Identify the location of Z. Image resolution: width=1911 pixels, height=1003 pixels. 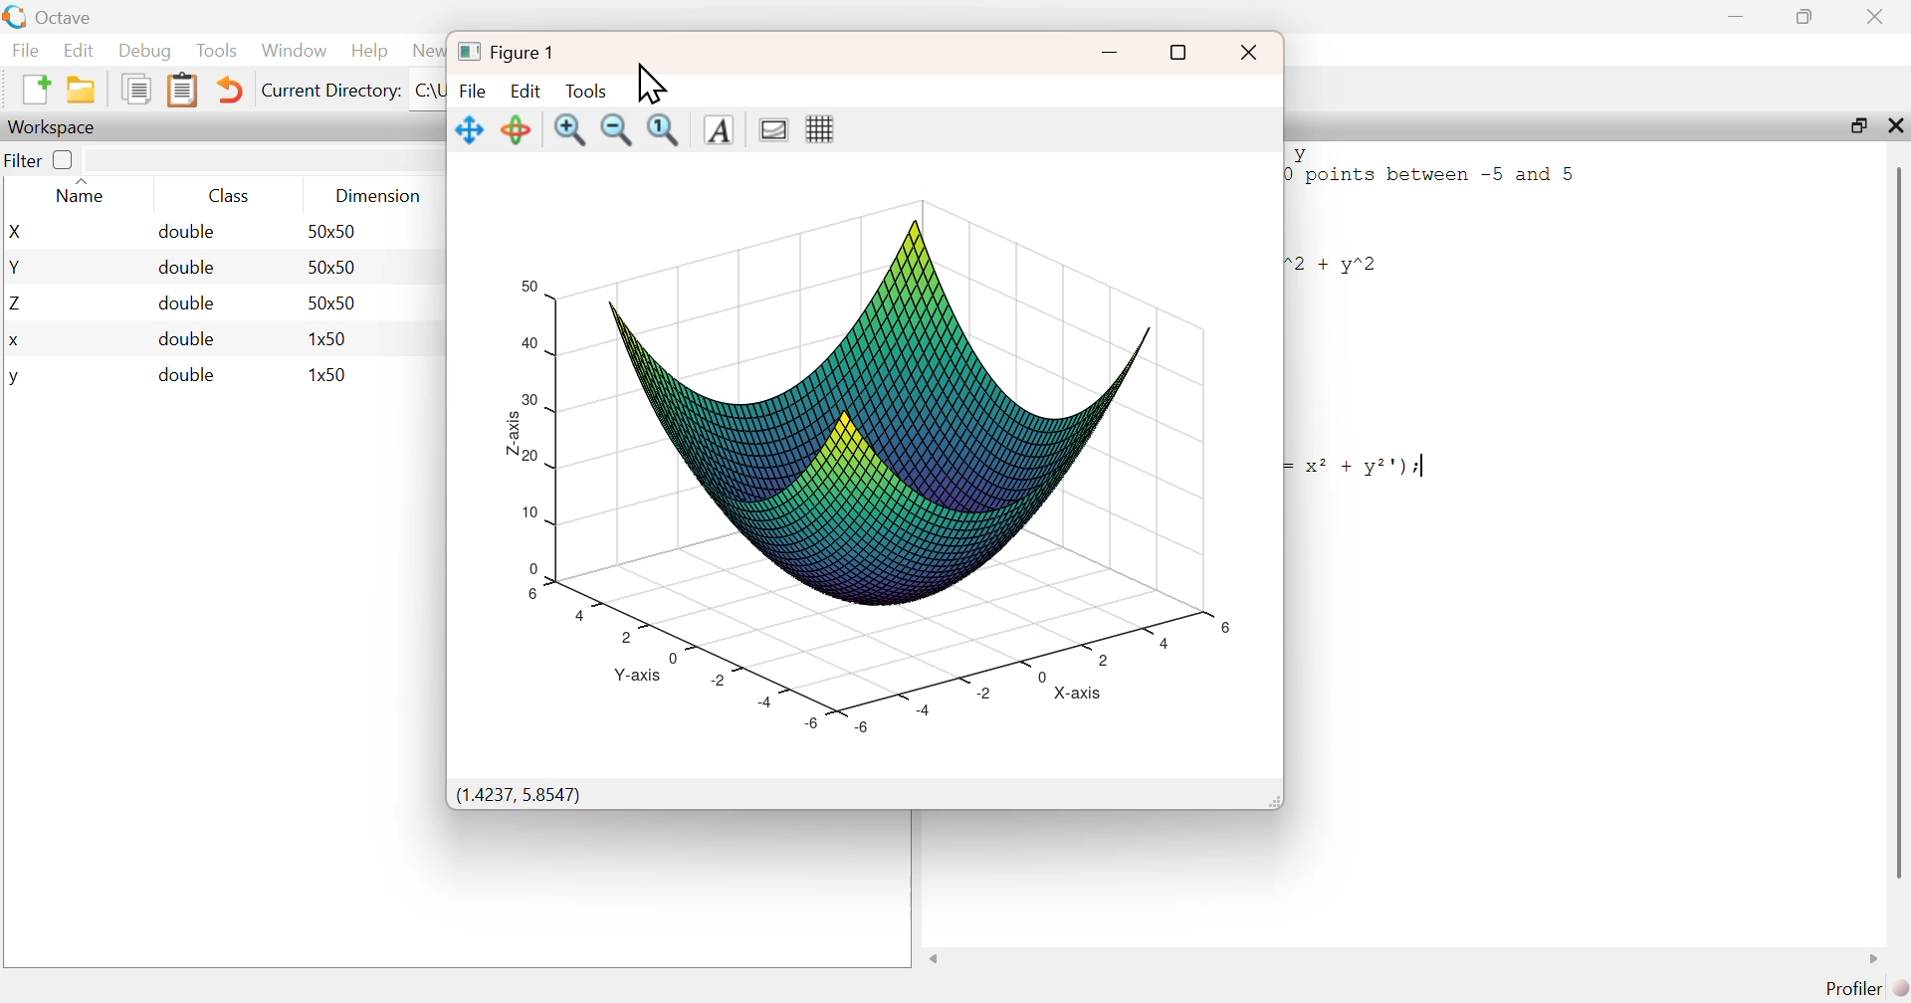
(18, 304).